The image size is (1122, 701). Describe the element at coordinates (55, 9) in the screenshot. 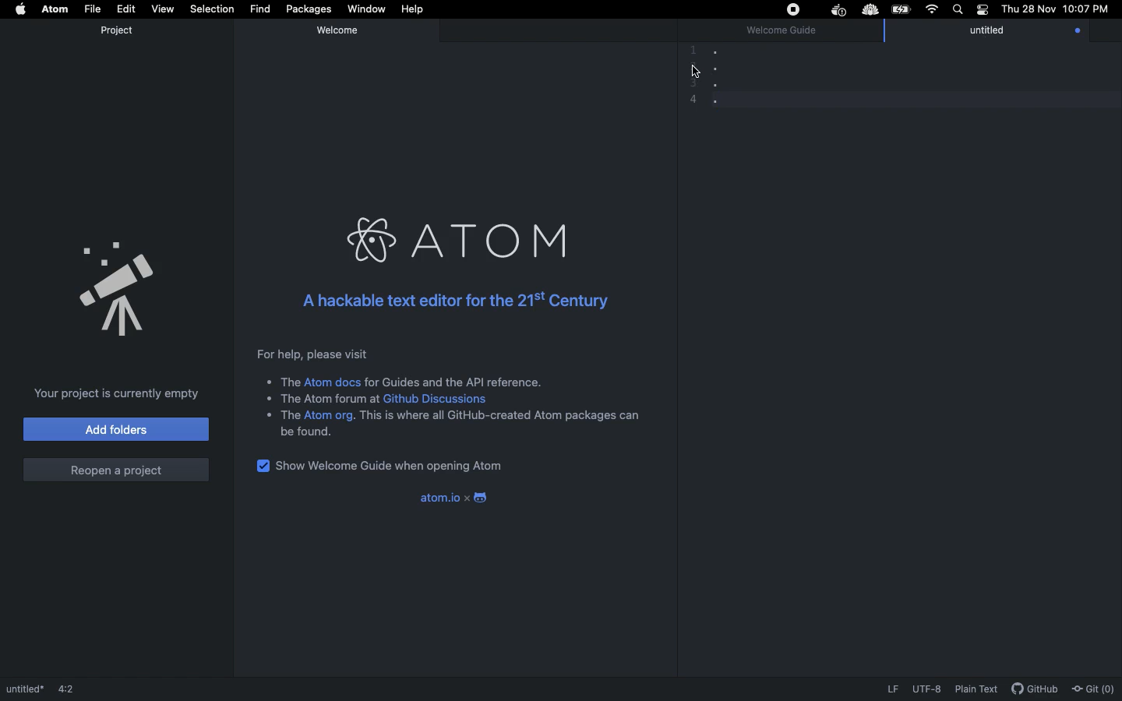

I see `Atom` at that location.